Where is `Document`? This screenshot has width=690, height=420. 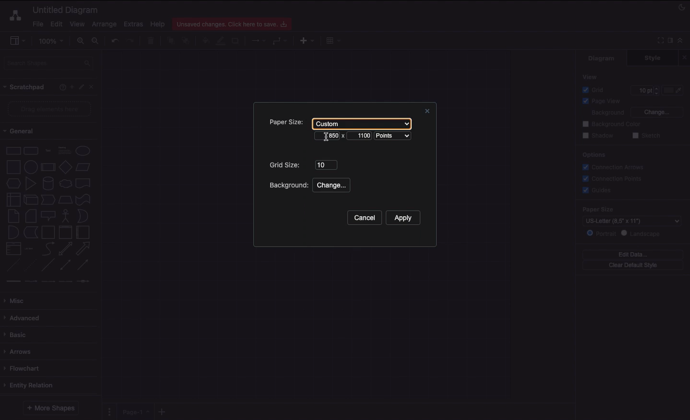
Document is located at coordinates (83, 183).